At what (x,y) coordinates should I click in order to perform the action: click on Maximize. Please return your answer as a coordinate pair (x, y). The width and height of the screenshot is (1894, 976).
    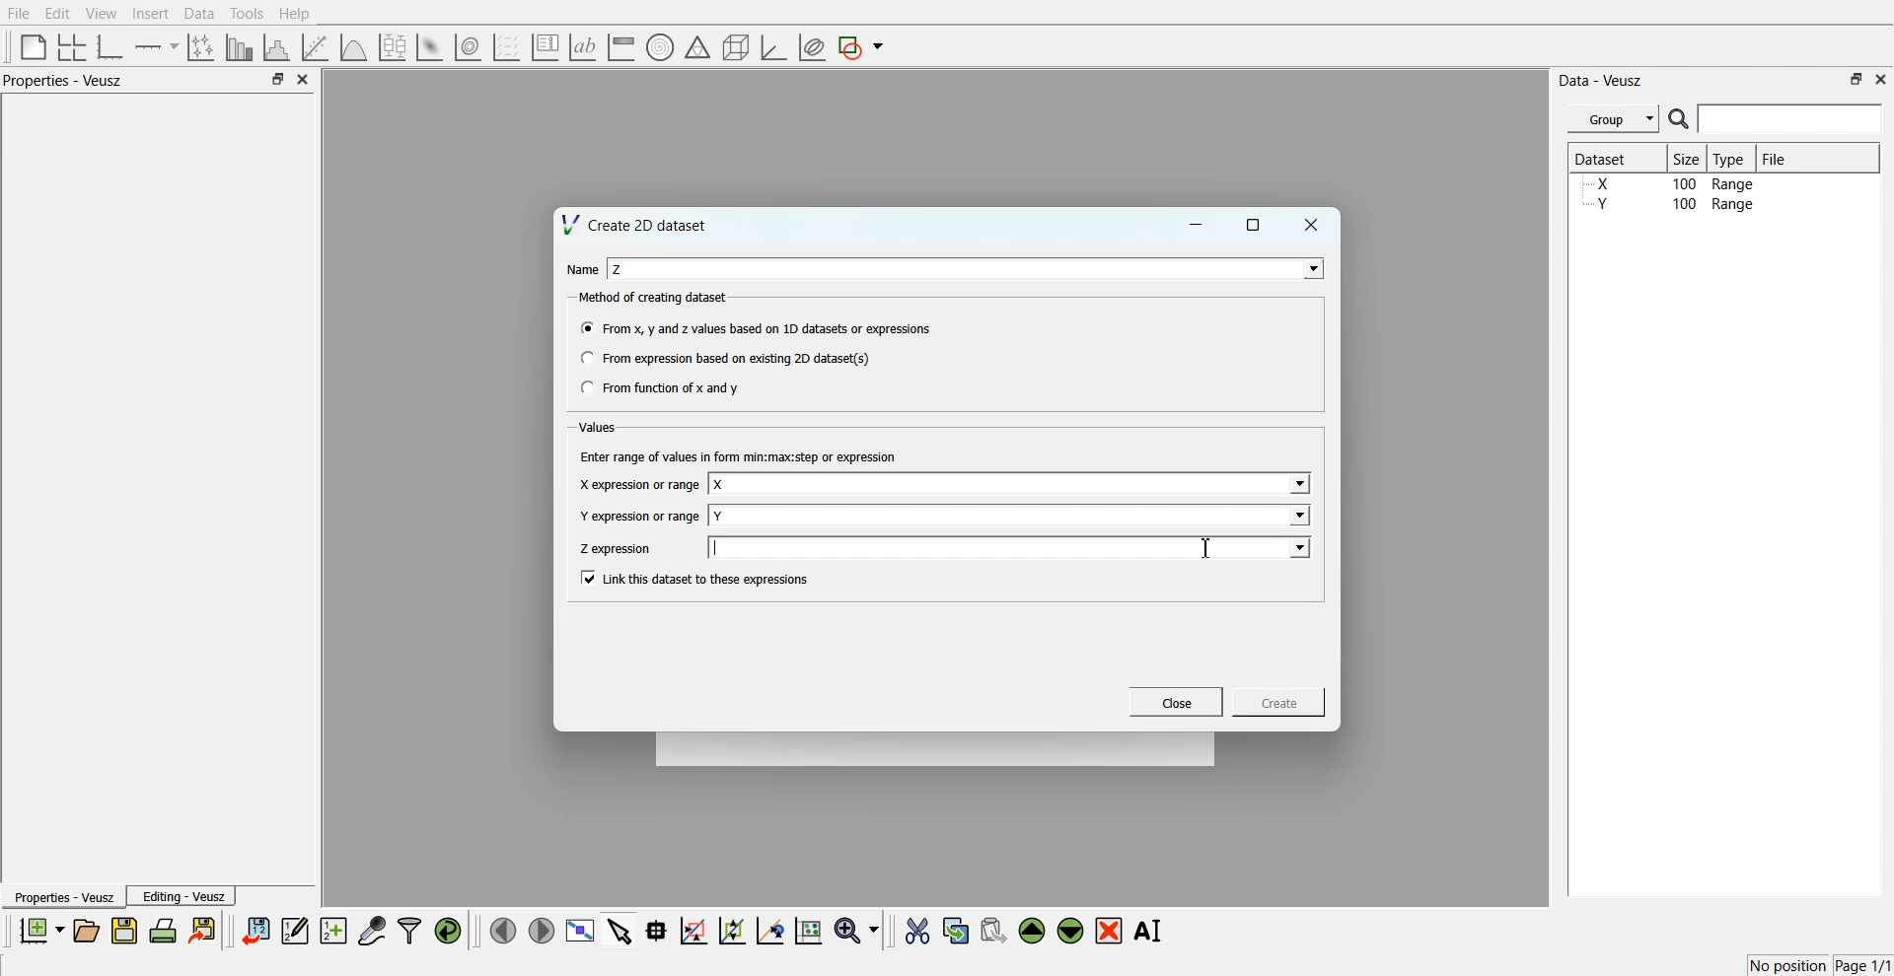
    Looking at the image, I should click on (277, 78).